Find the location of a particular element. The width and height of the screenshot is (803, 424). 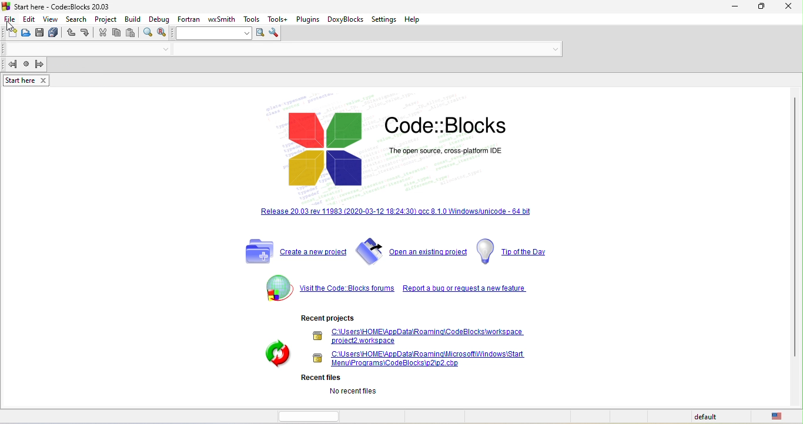

fortran is located at coordinates (189, 18).